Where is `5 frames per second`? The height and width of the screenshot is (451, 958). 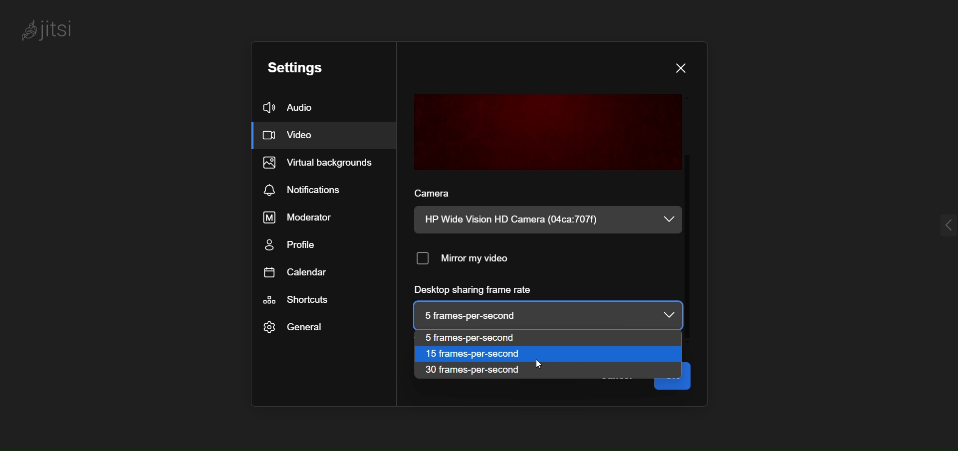
5 frames per second is located at coordinates (485, 337).